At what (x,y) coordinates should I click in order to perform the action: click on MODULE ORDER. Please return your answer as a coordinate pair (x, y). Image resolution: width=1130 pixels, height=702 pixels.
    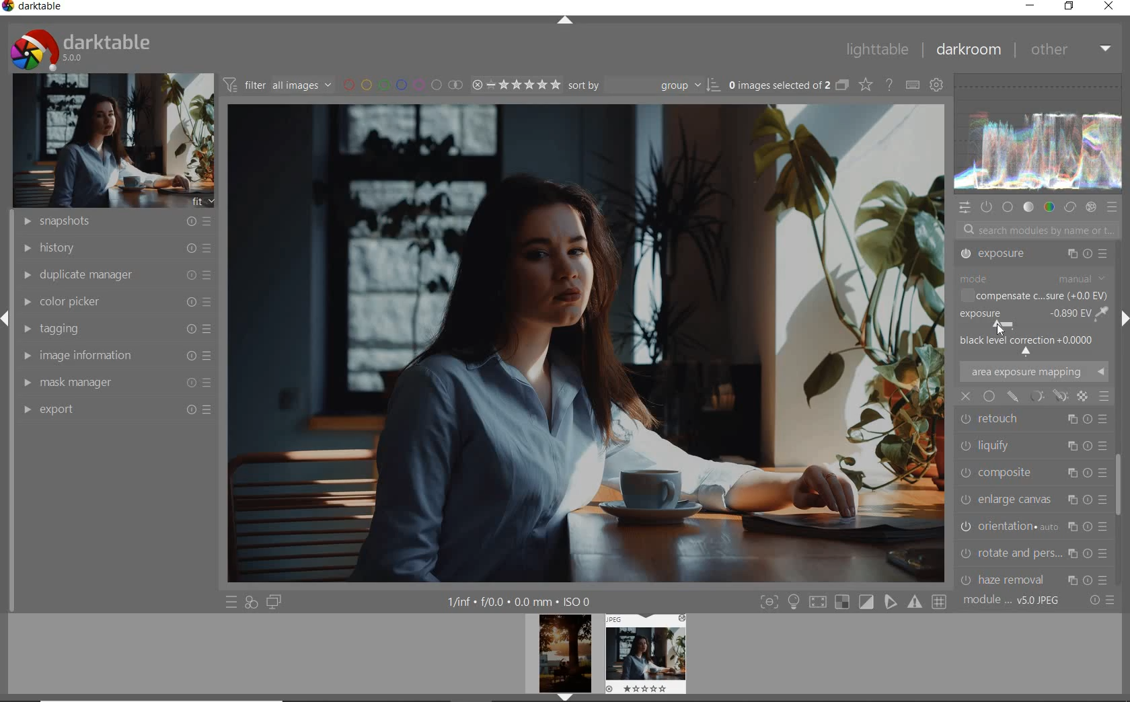
    Looking at the image, I should click on (1012, 601).